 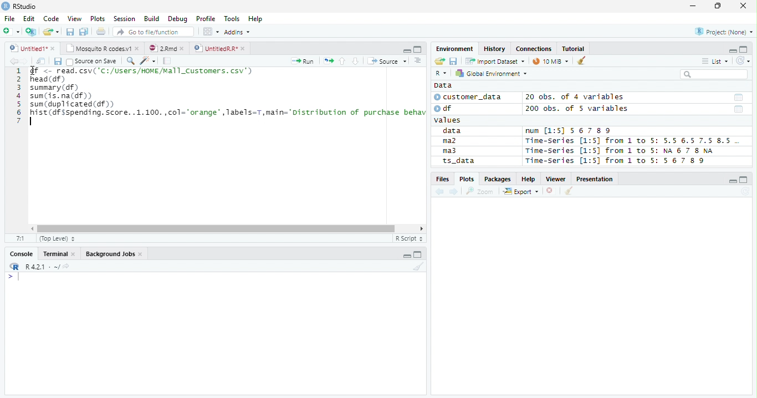 What do you see at coordinates (443, 85) in the screenshot?
I see `Data` at bounding box center [443, 85].